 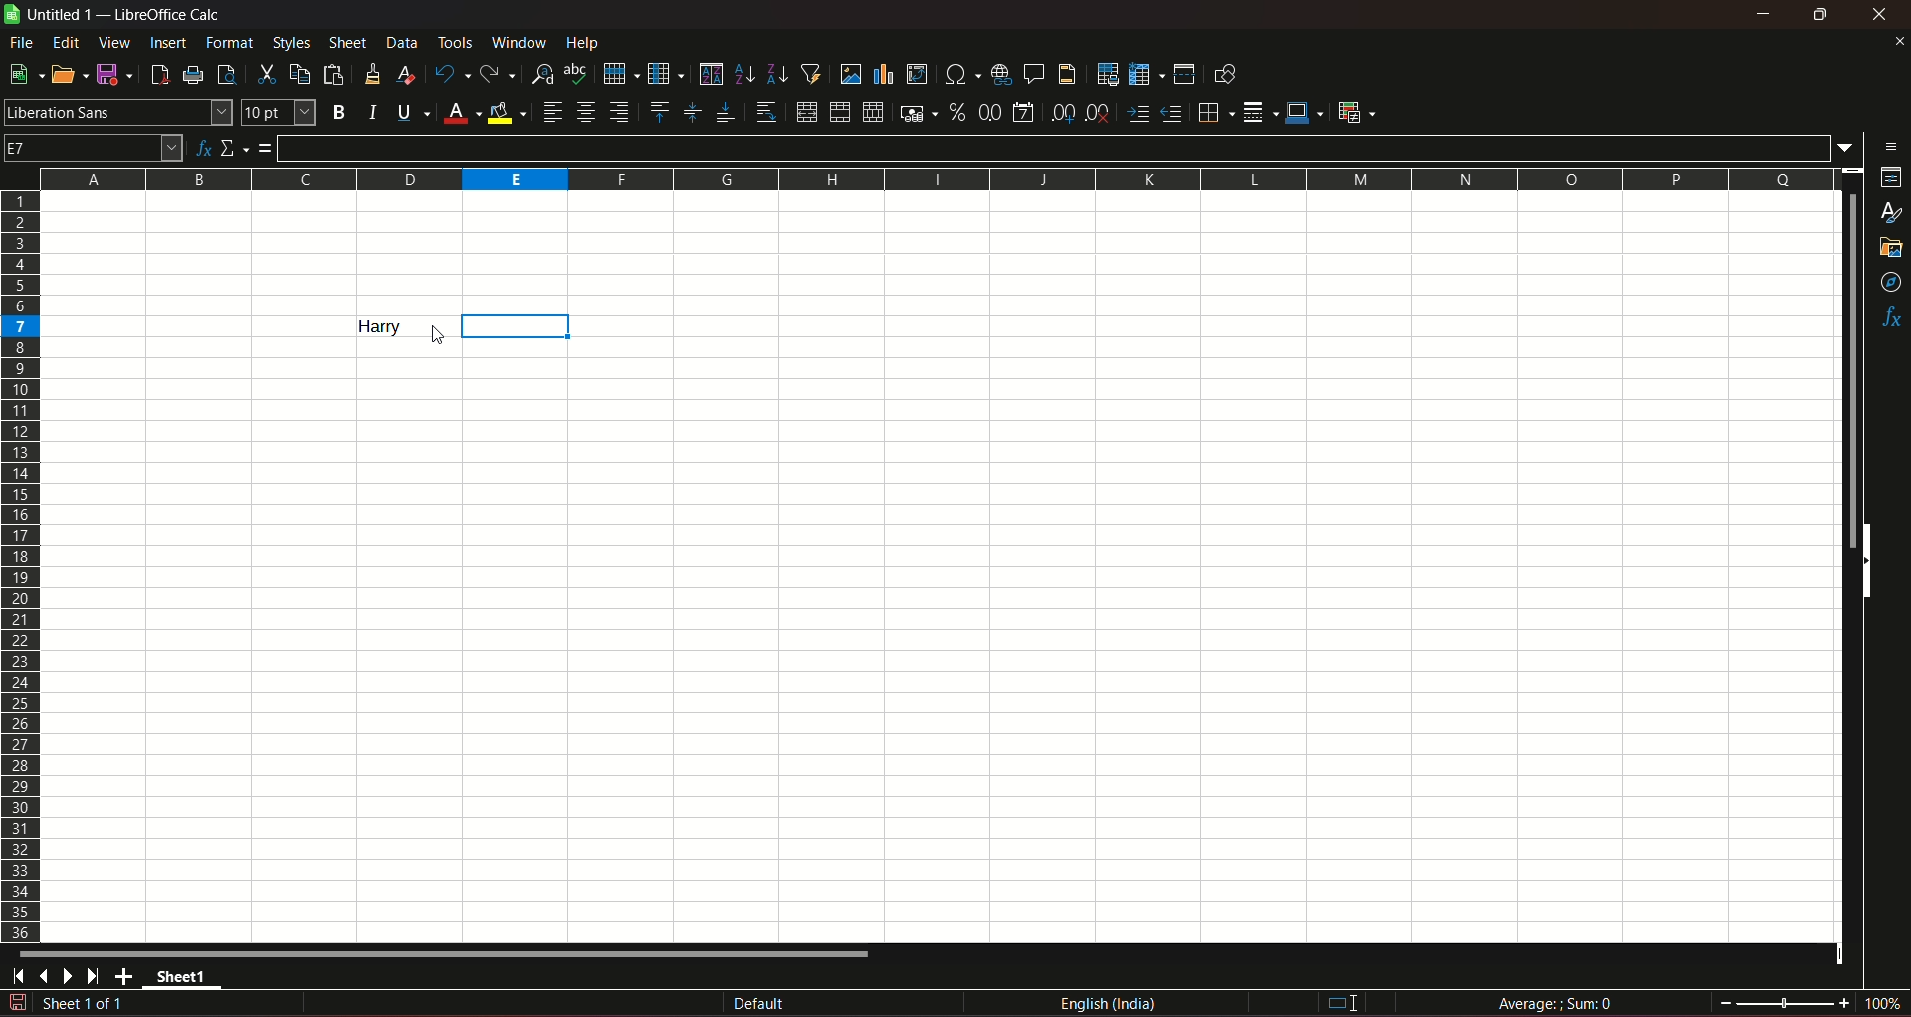 What do you see at coordinates (290, 42) in the screenshot?
I see `styles` at bounding box center [290, 42].